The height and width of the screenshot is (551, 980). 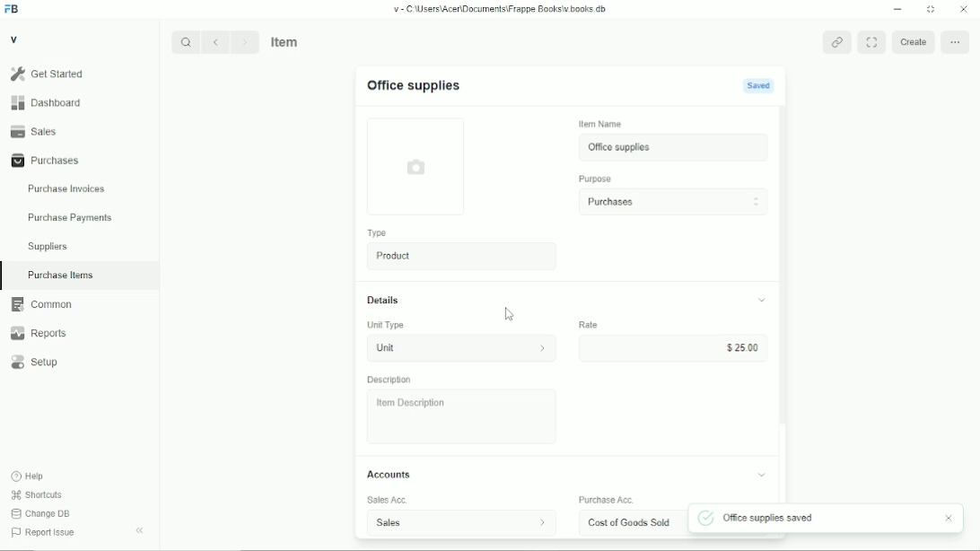 What do you see at coordinates (673, 202) in the screenshot?
I see `purchases` at bounding box center [673, 202].